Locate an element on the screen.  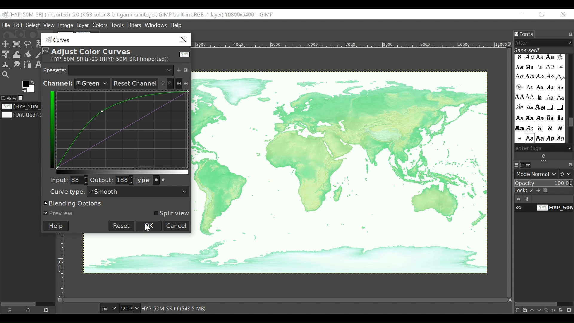
Windows is located at coordinates (156, 24).